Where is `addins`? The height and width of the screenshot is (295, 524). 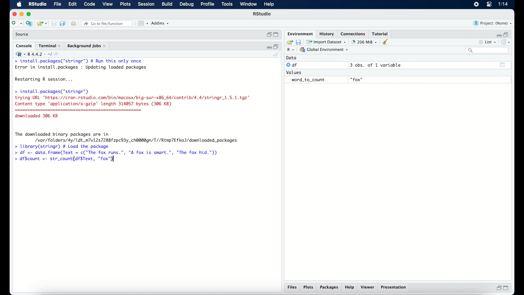 addins is located at coordinates (160, 23).